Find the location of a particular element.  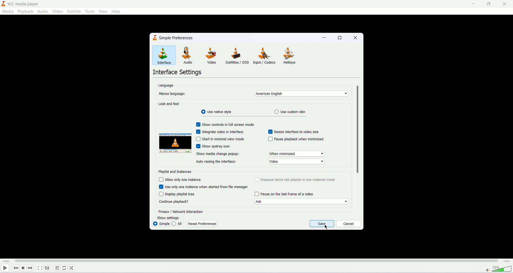

minimize is located at coordinates (325, 38).